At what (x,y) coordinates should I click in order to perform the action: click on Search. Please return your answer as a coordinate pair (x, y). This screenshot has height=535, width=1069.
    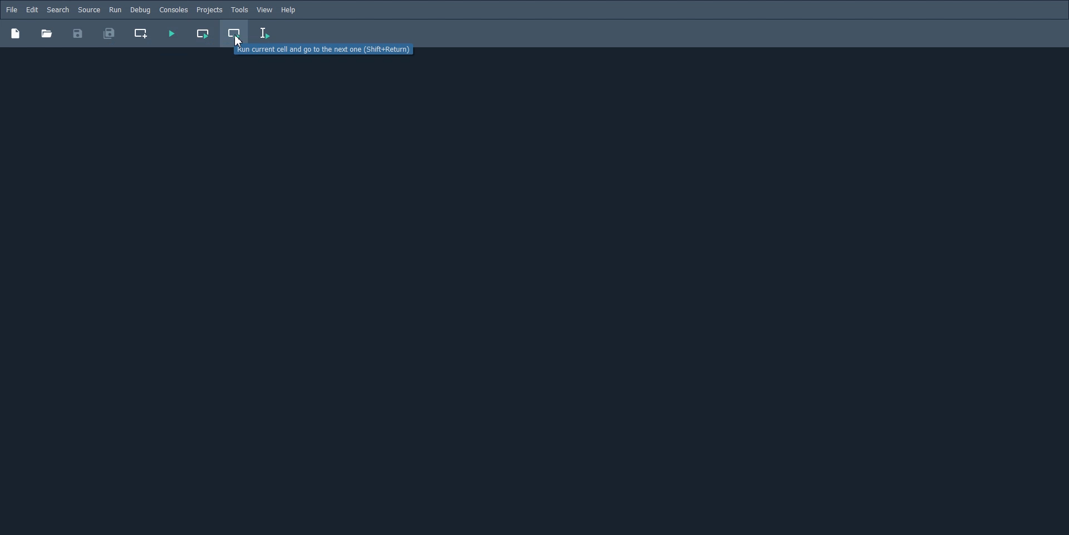
    Looking at the image, I should click on (58, 10).